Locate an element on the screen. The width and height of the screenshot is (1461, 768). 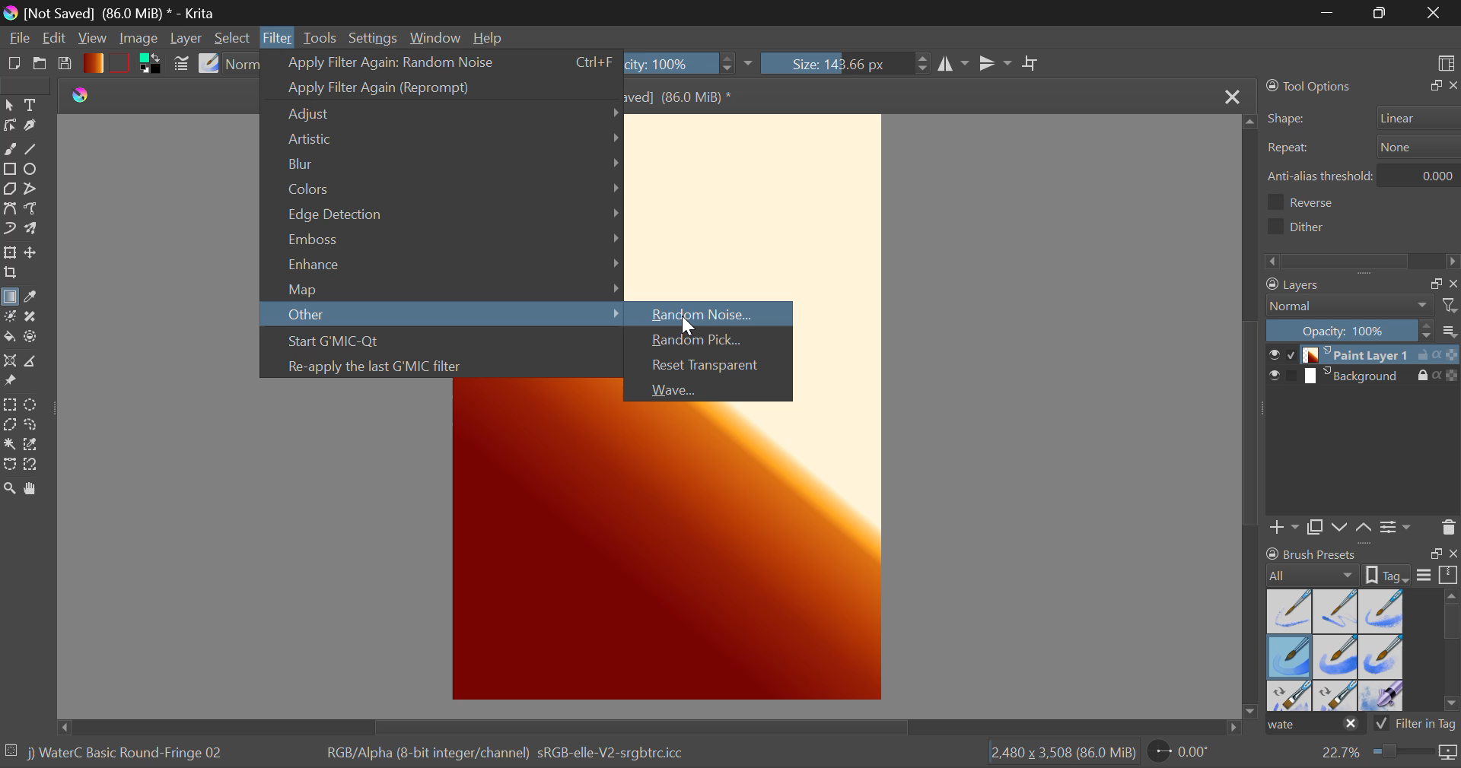
Brush Size is located at coordinates (848, 65).